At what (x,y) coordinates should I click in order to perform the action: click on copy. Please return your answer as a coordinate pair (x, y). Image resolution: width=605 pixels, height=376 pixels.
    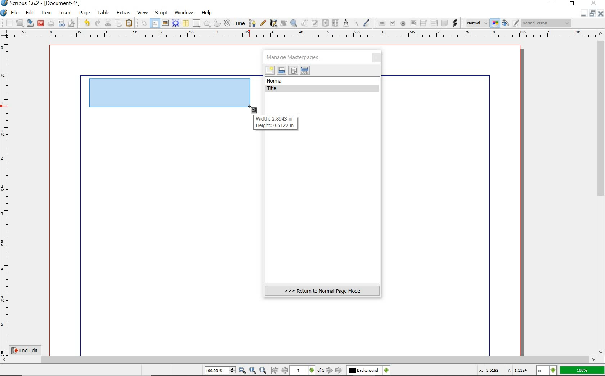
    Looking at the image, I should click on (119, 23).